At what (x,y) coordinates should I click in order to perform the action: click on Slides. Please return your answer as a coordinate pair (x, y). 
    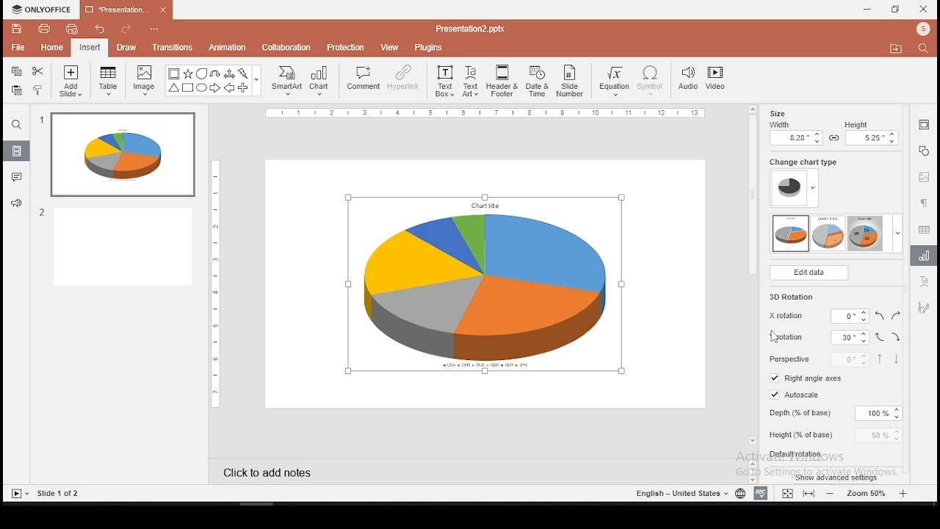
    Looking at the image, I should click on (46, 494).